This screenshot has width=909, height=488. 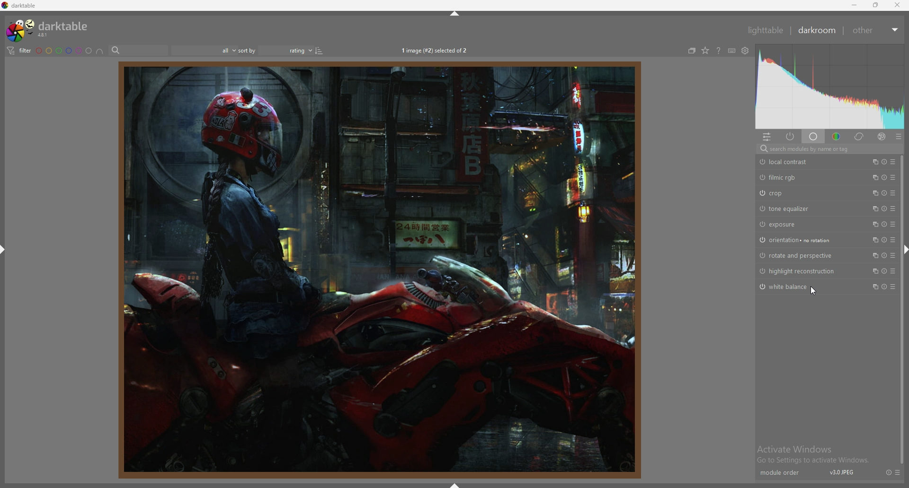 I want to click on reset, so click(x=884, y=287).